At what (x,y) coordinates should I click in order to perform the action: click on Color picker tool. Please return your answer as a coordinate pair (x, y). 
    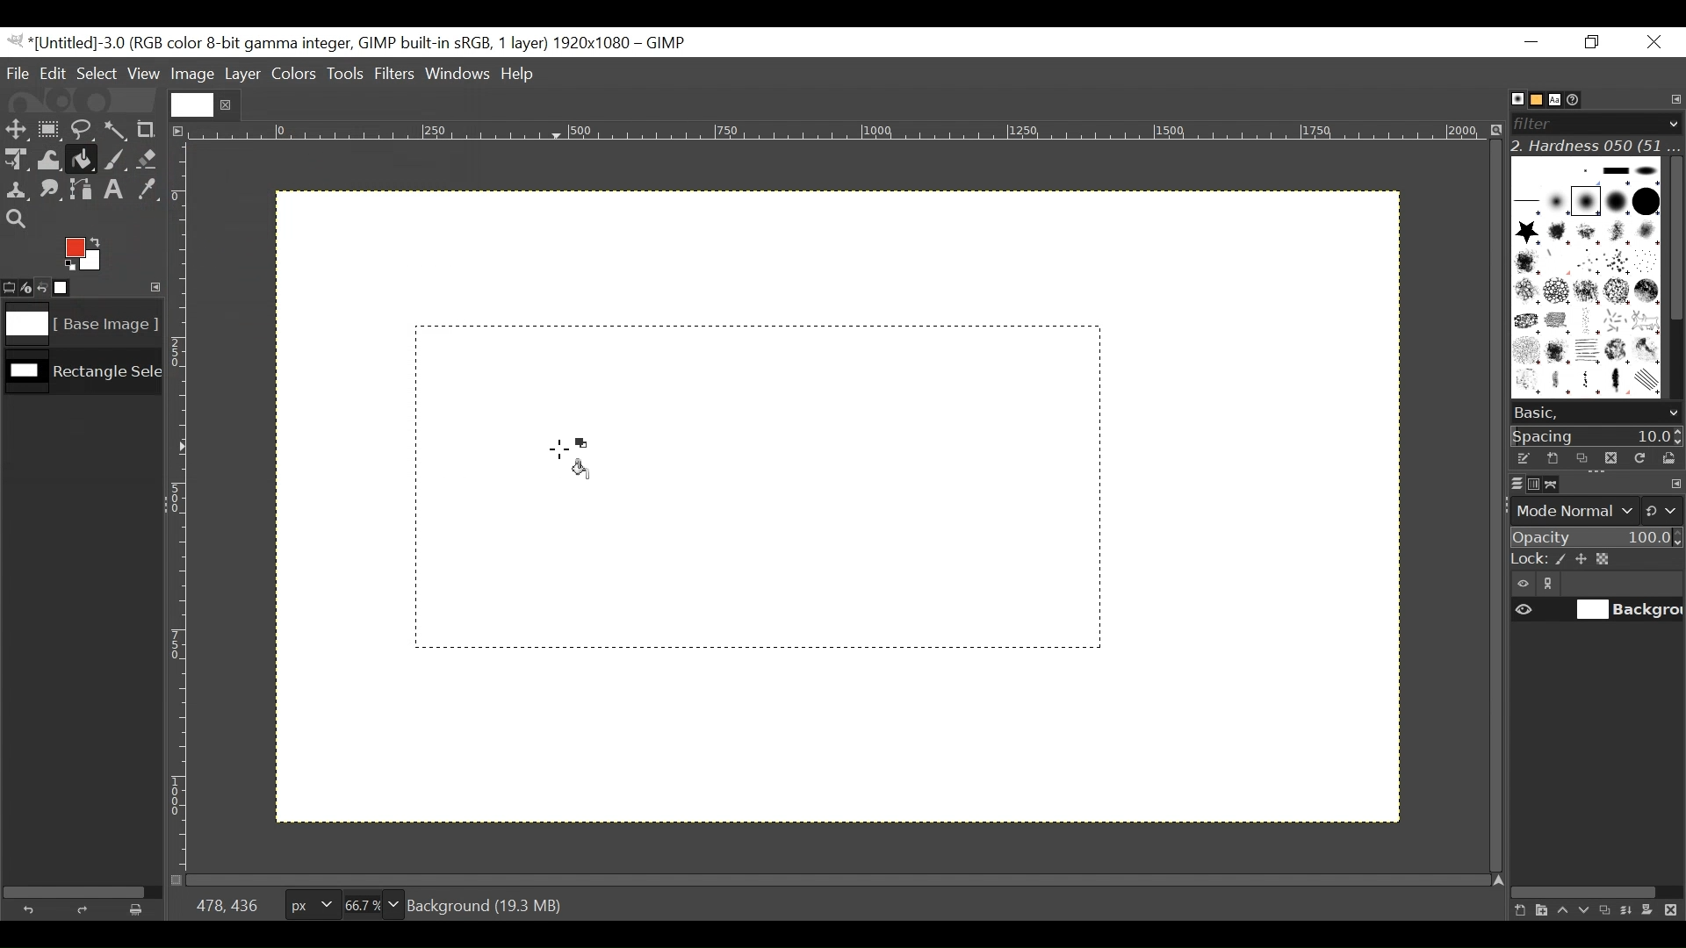
    Looking at the image, I should click on (149, 191).